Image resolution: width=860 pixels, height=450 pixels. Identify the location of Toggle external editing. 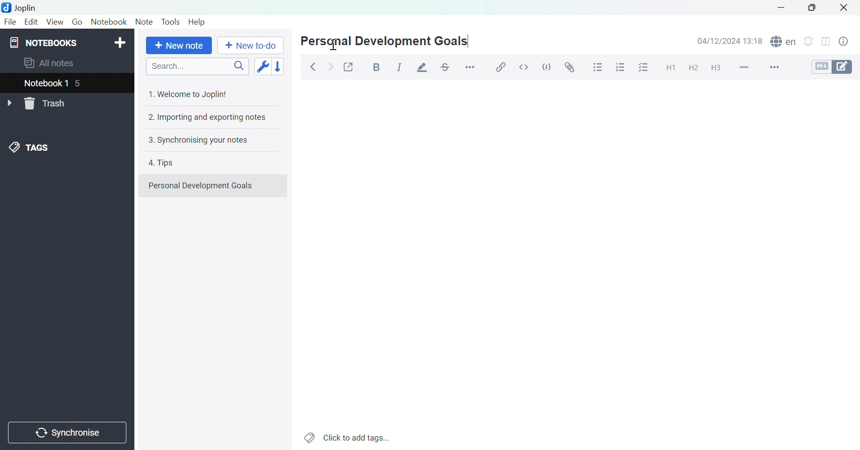
(349, 66).